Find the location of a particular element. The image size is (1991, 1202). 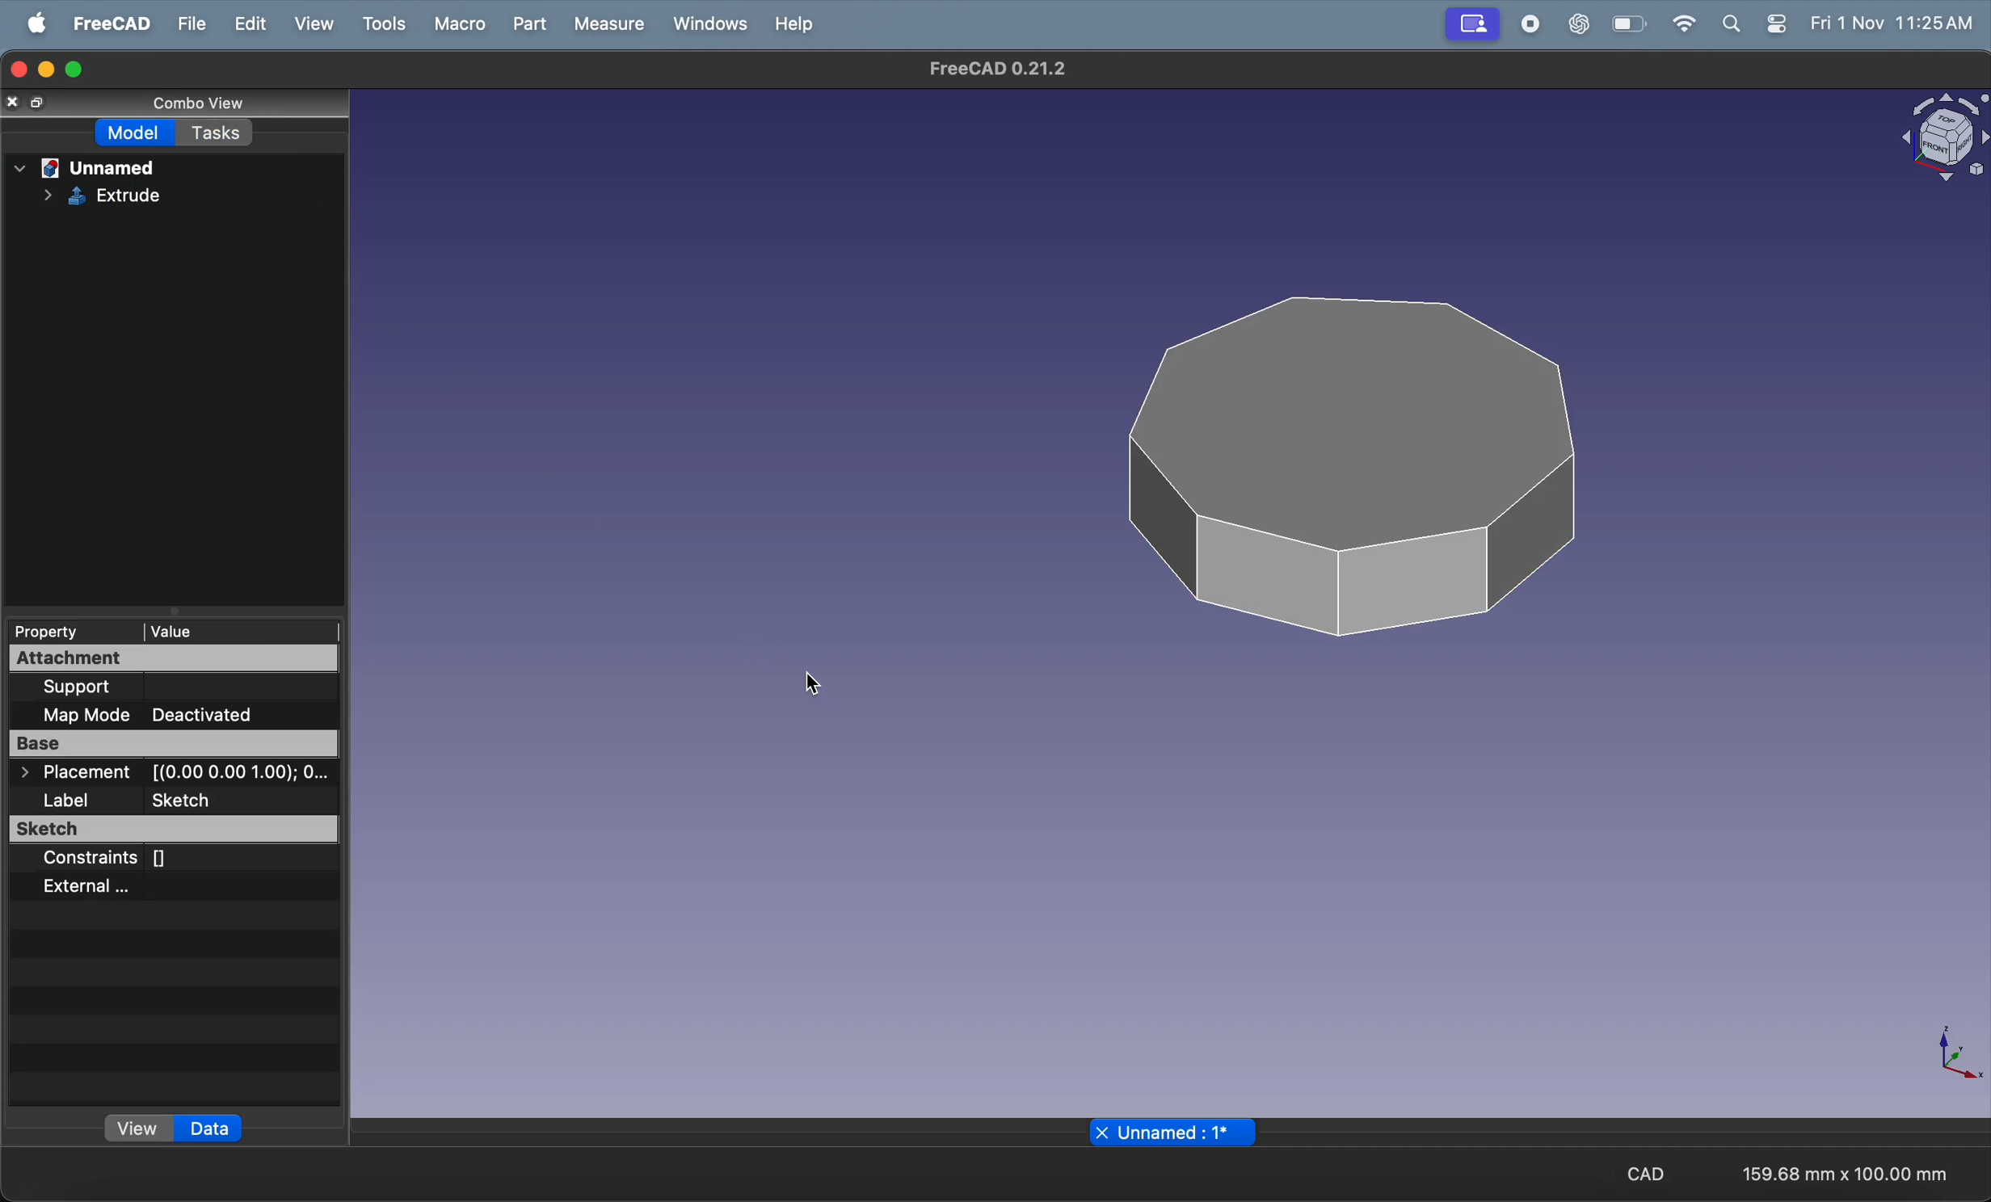

label is located at coordinates (133, 798).